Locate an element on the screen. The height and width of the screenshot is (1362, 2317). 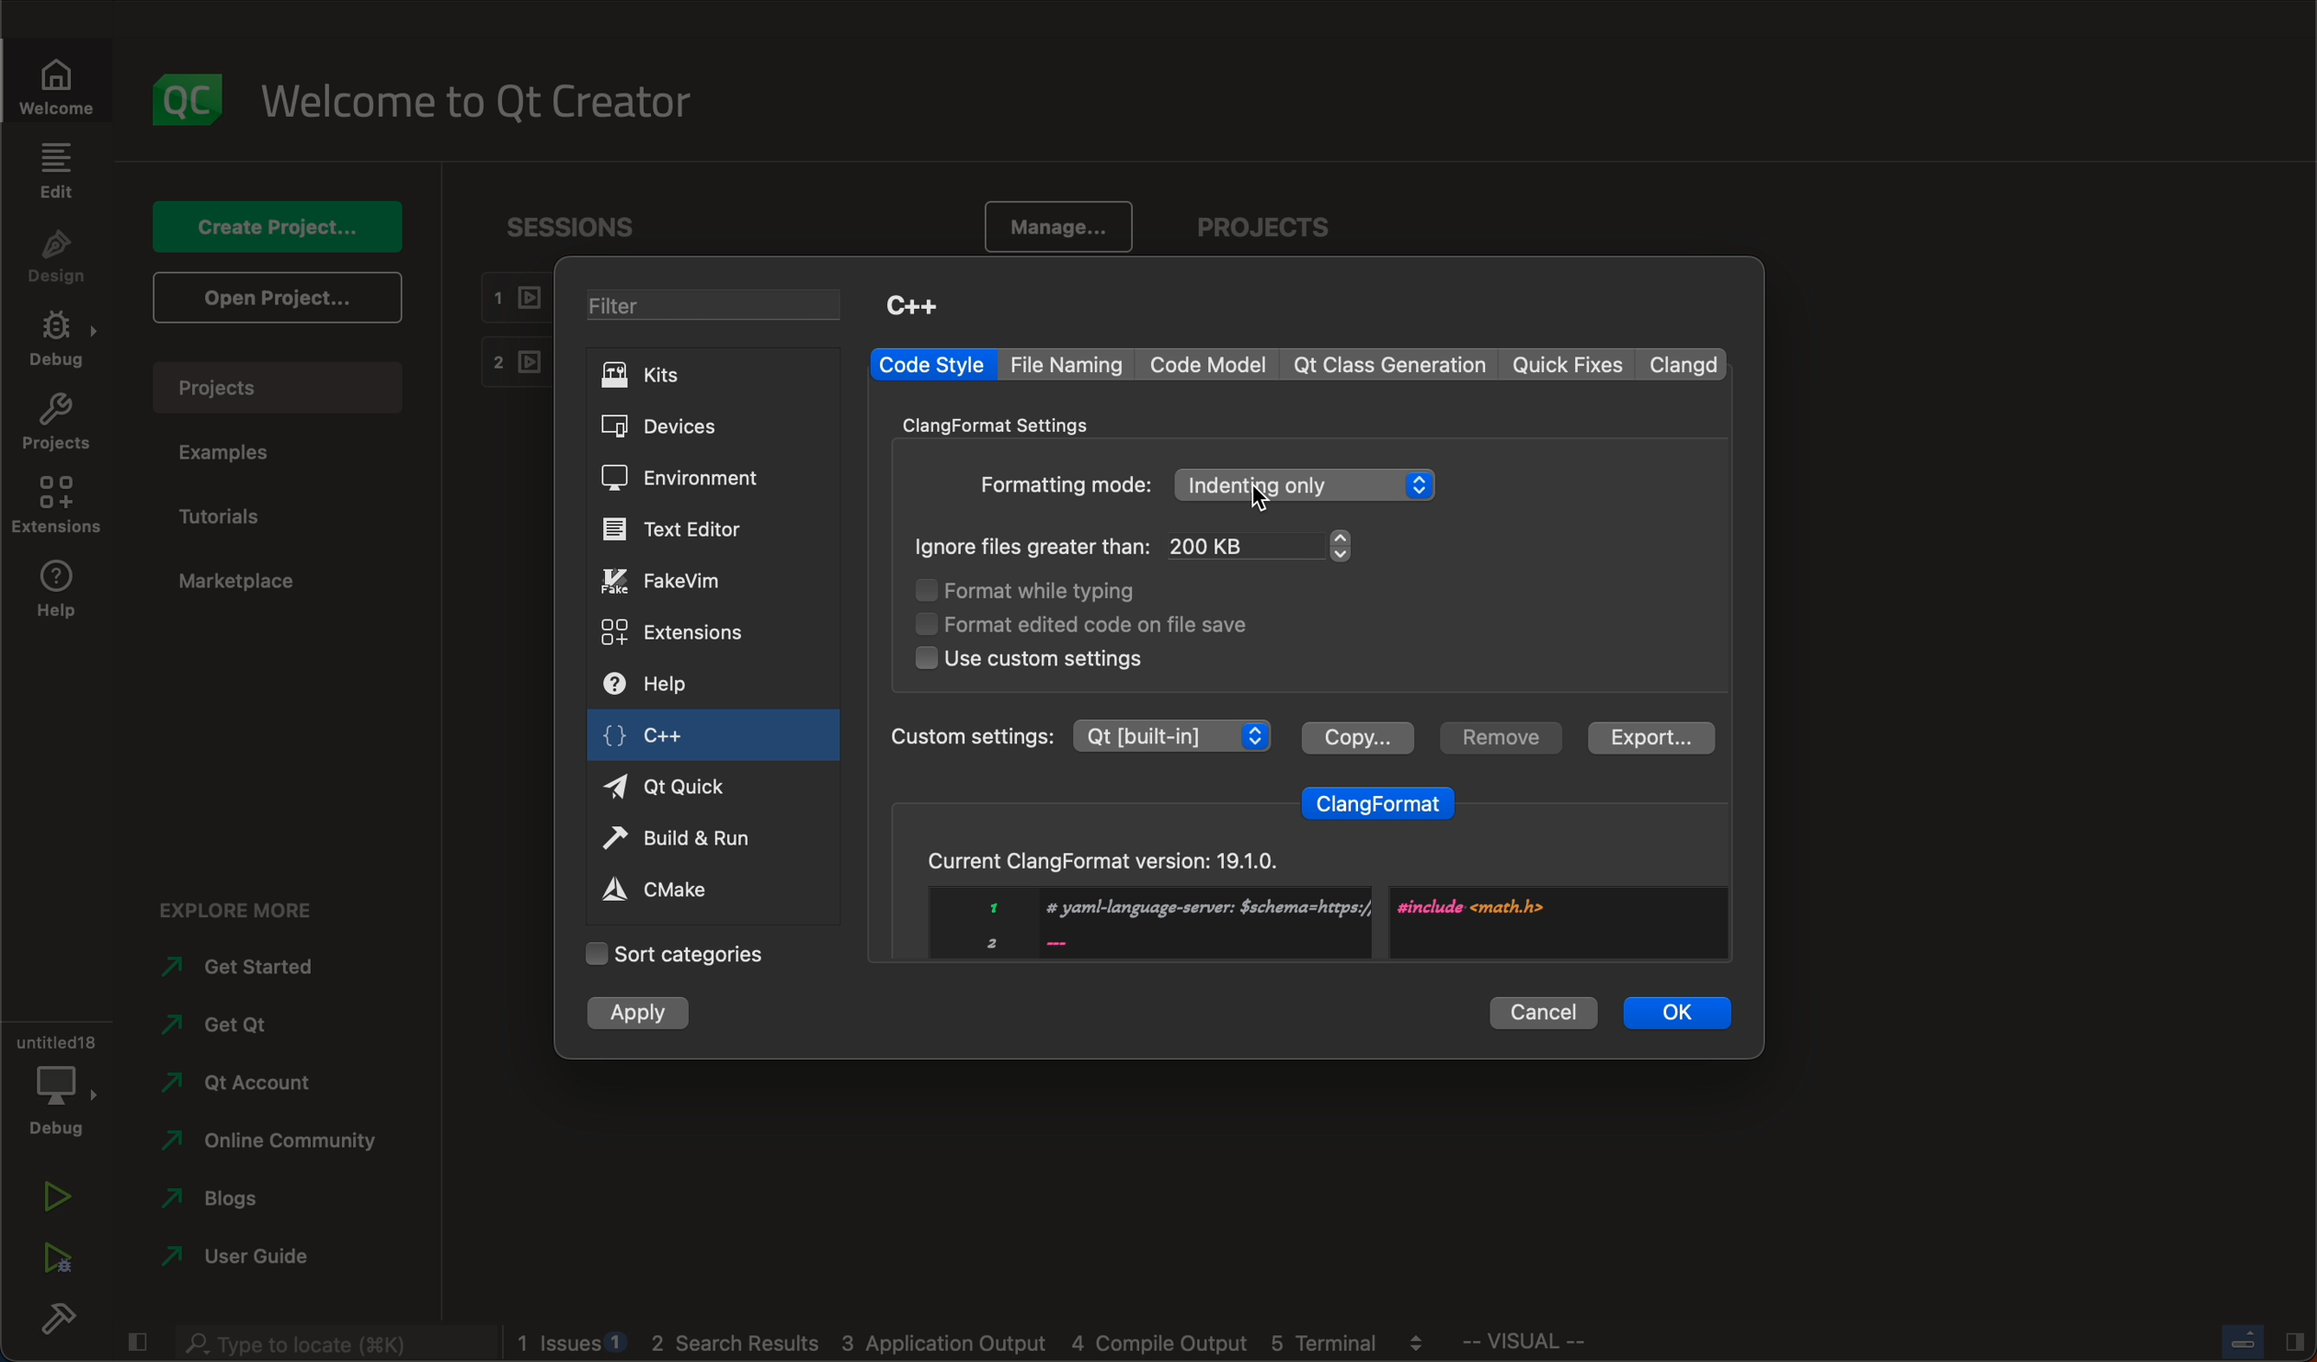
run is located at coordinates (55, 1199).